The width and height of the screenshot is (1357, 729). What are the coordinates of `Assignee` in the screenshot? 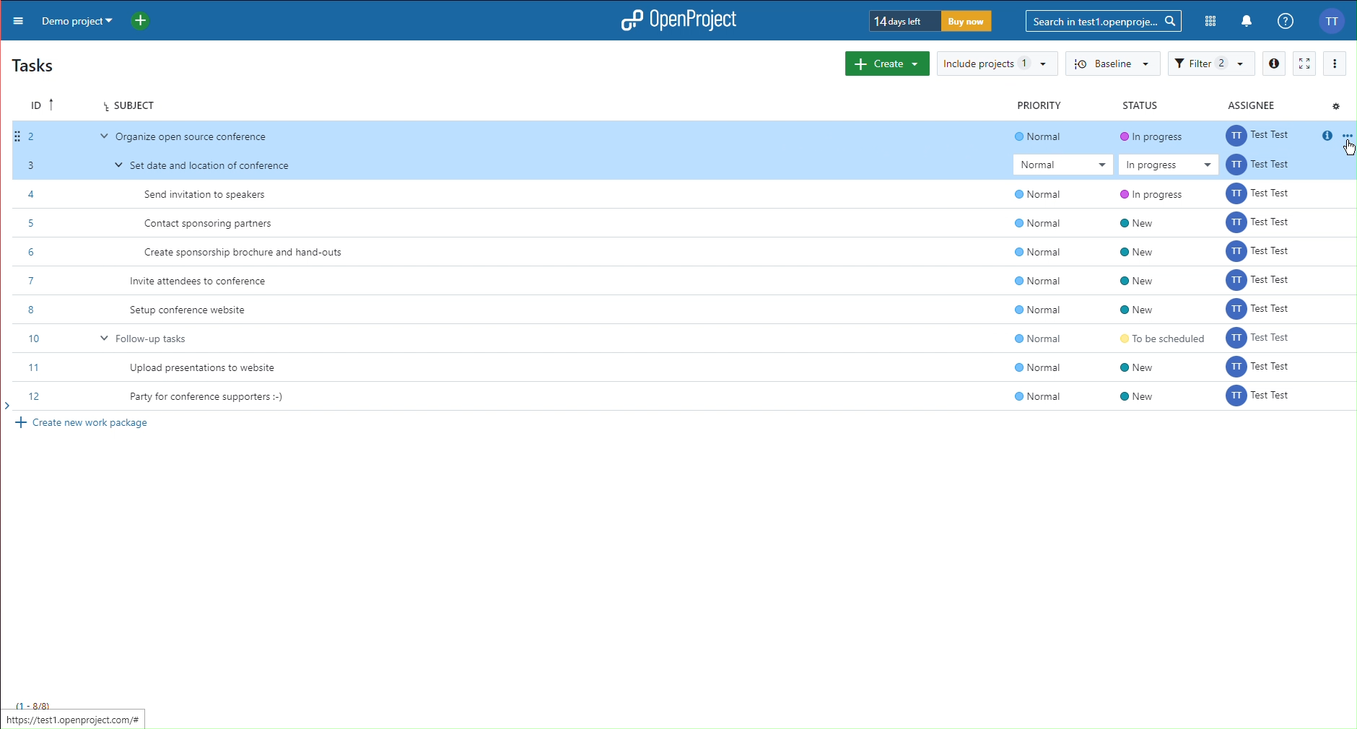 It's located at (1257, 104).